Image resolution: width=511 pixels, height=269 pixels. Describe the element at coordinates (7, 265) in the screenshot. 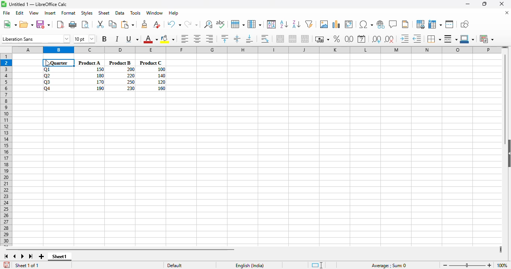

I see `click to save the document` at that location.